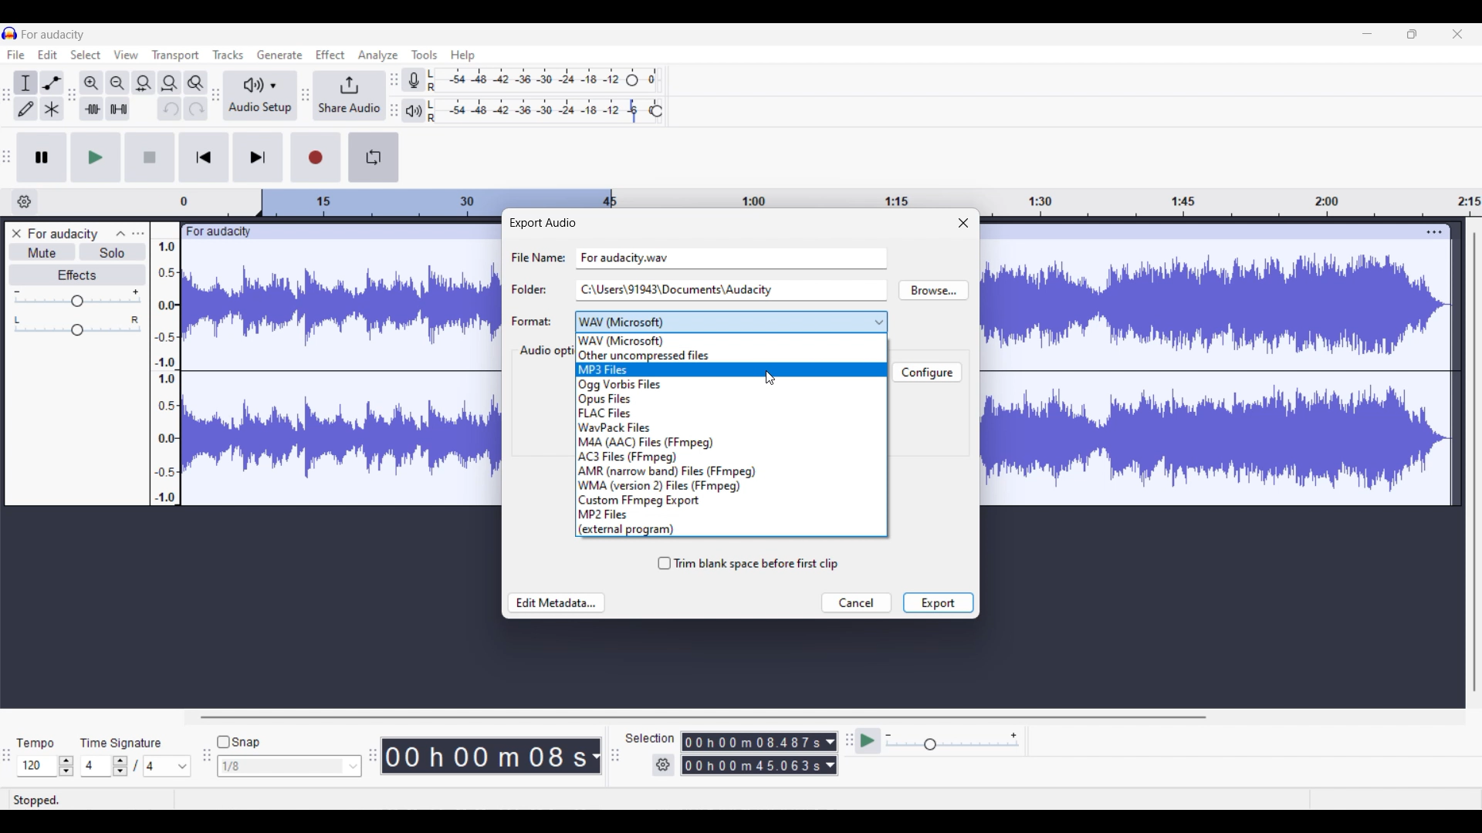 Image resolution: width=1482 pixels, height=833 pixels. What do you see at coordinates (557, 603) in the screenshot?
I see `Edit metadata` at bounding box center [557, 603].